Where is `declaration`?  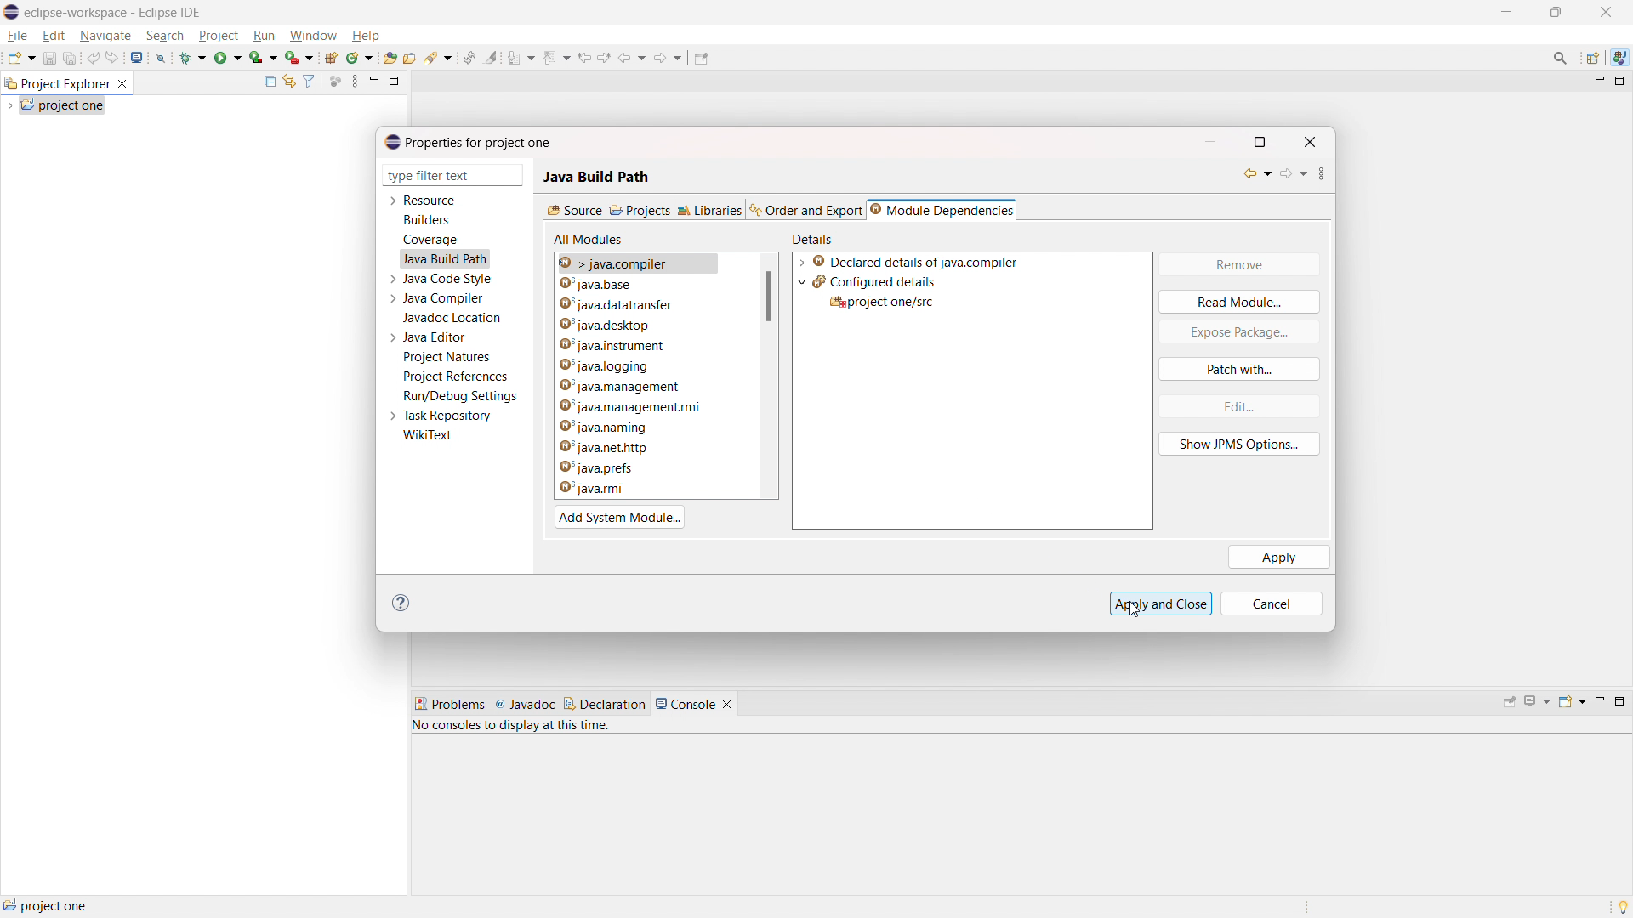
declaration is located at coordinates (605, 704).